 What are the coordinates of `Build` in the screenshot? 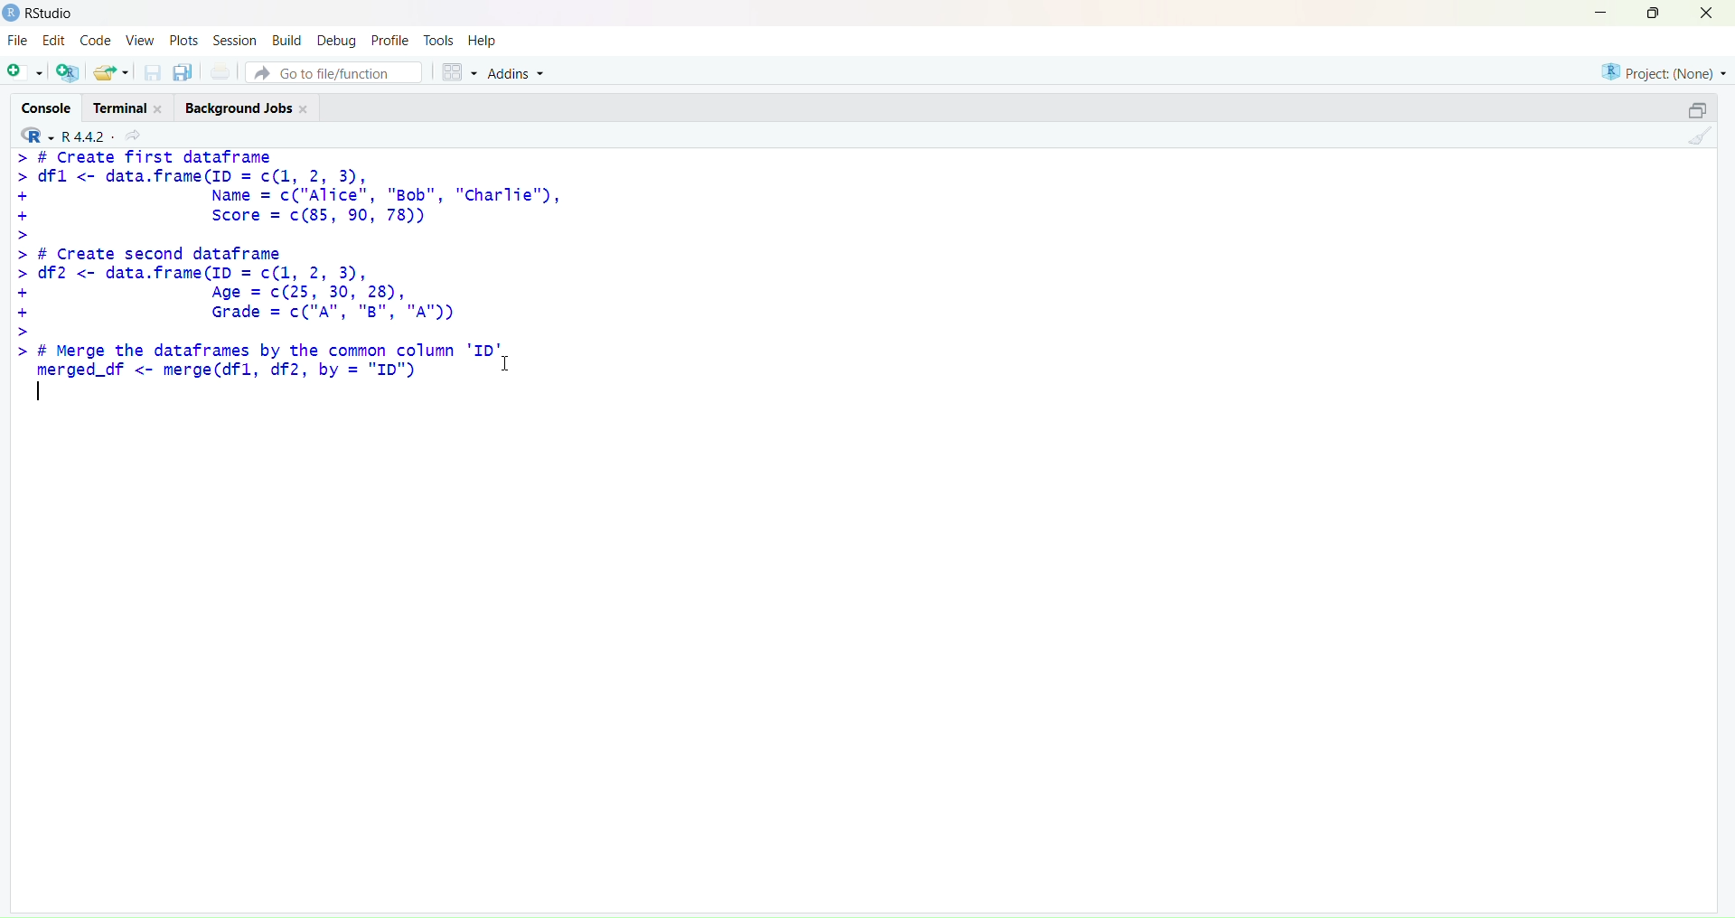 It's located at (288, 40).